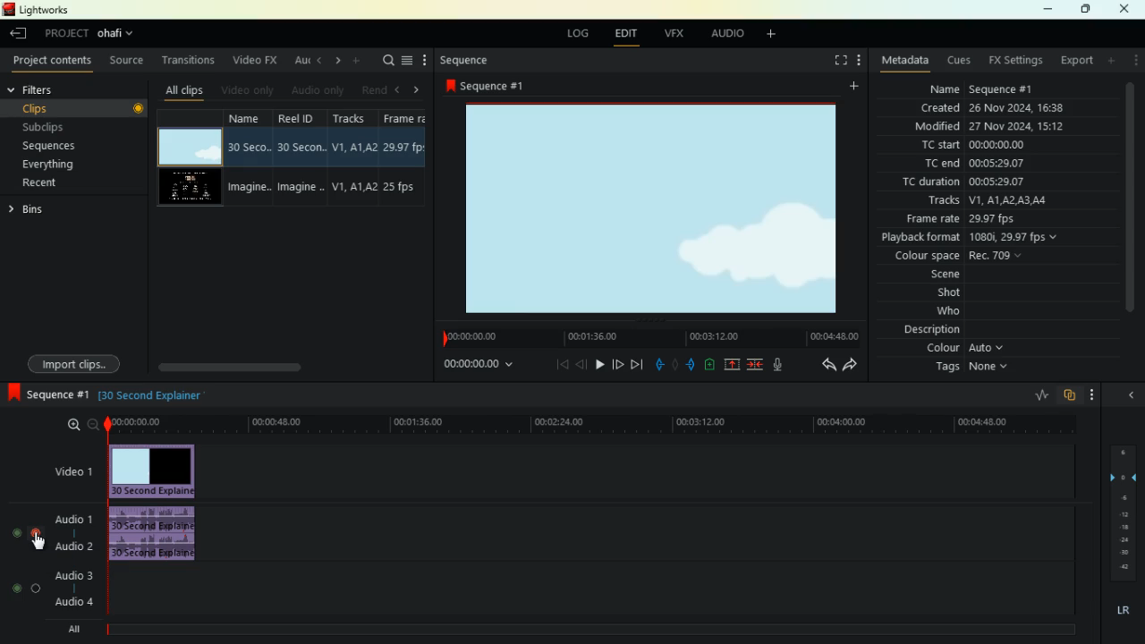  Describe the element at coordinates (319, 90) in the screenshot. I see `audio only` at that location.